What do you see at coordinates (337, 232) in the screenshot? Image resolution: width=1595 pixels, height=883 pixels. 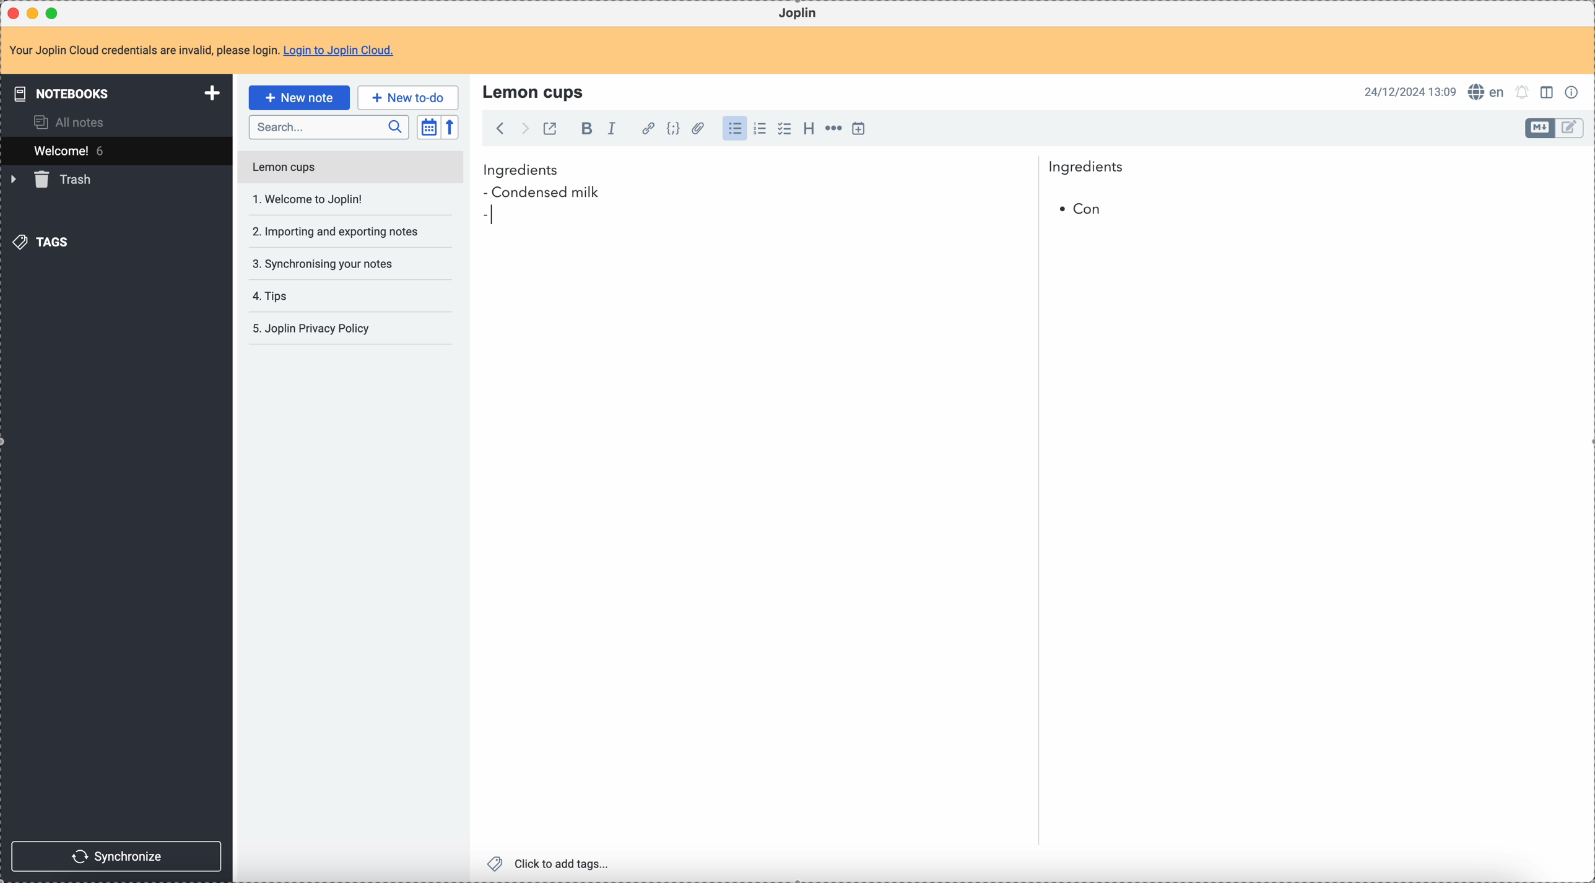 I see `importing and exporting your notes` at bounding box center [337, 232].